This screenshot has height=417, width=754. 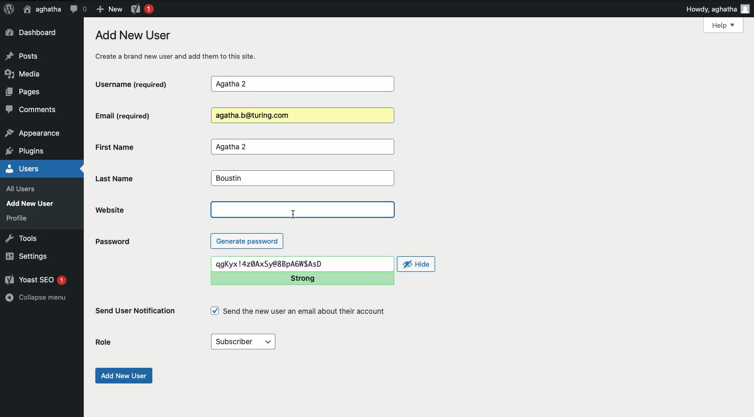 What do you see at coordinates (302, 147) in the screenshot?
I see `Agatha 2` at bounding box center [302, 147].